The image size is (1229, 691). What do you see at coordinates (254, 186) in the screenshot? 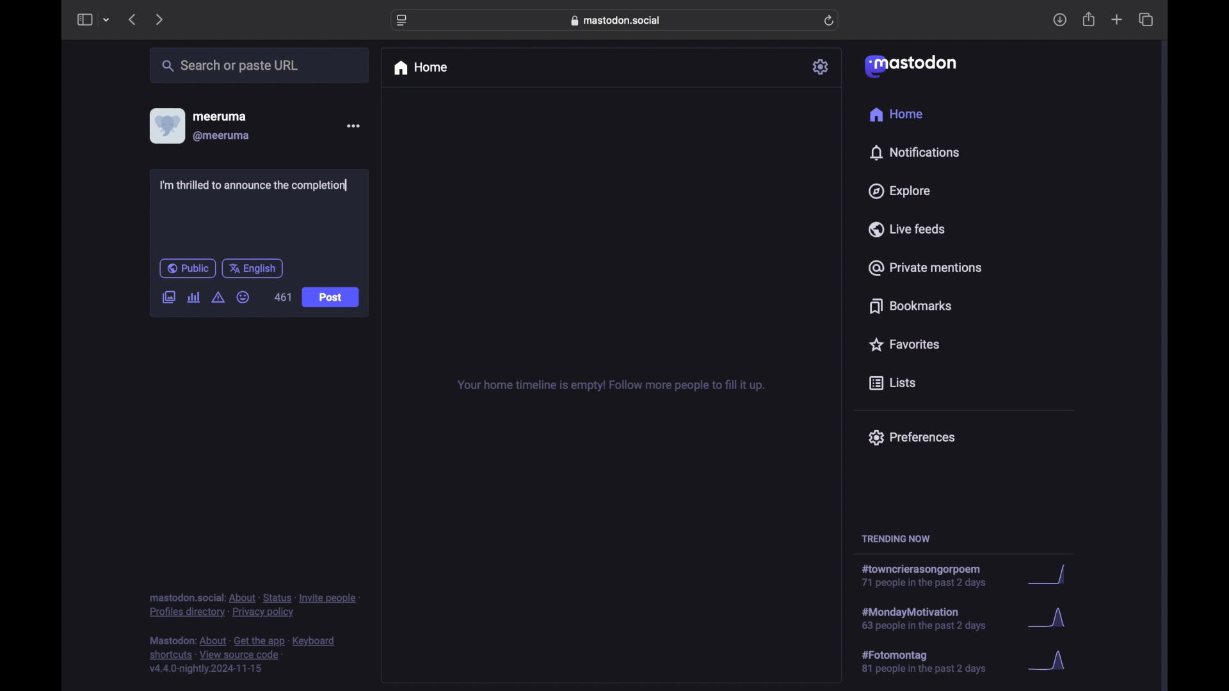
I see `I'm thrilled to announce the completion` at bounding box center [254, 186].